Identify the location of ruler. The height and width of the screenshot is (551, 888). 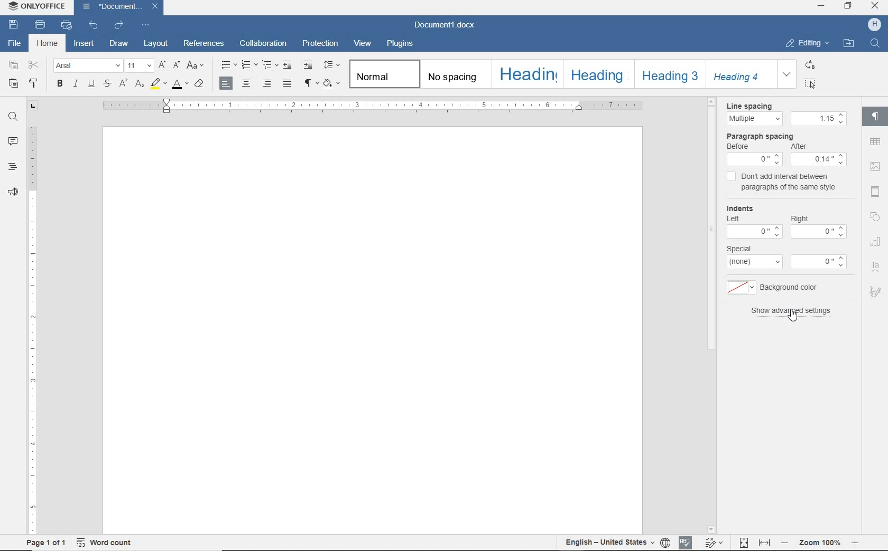
(368, 107).